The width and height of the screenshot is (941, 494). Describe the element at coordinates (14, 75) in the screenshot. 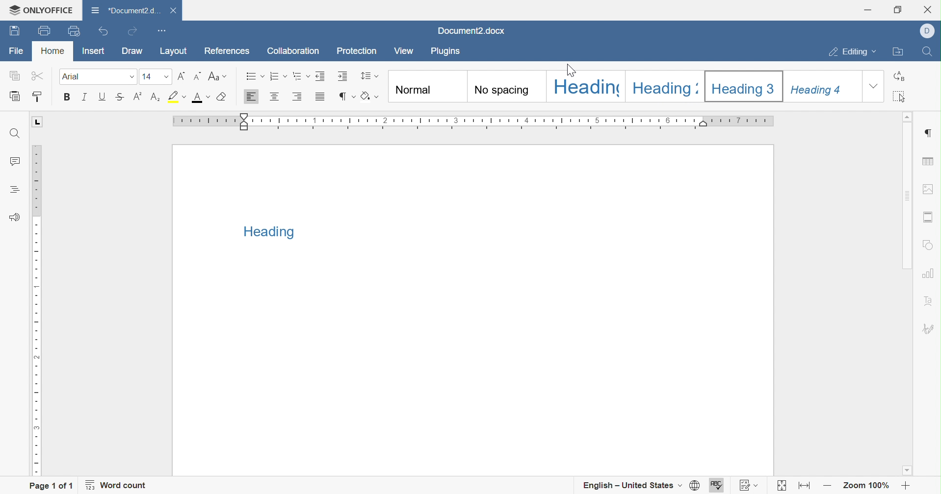

I see `Copy` at that location.